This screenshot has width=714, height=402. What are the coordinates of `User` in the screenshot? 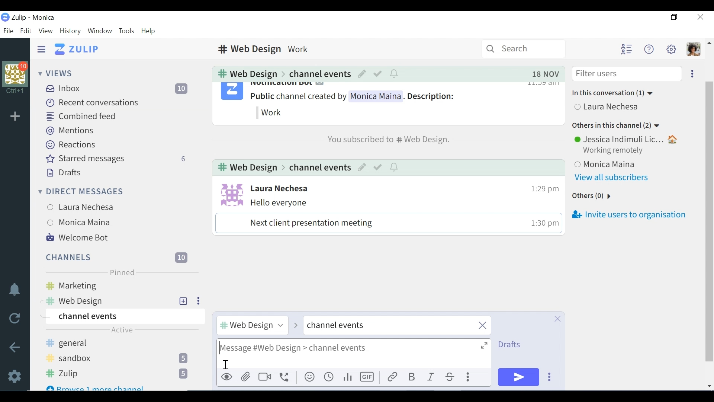 It's located at (84, 206).